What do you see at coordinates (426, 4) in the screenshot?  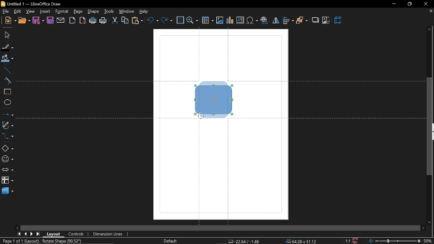 I see `close` at bounding box center [426, 4].